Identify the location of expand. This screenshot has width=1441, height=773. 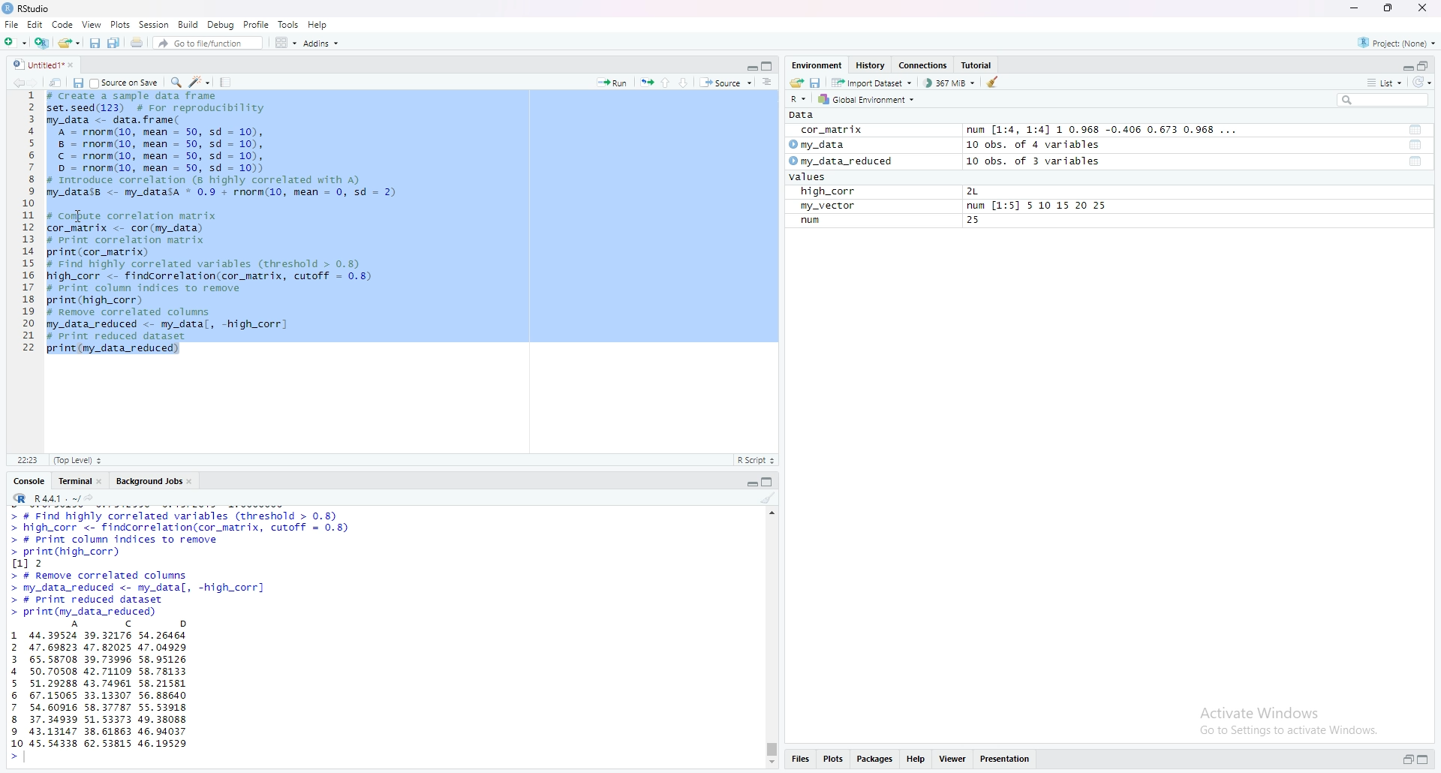
(1423, 759).